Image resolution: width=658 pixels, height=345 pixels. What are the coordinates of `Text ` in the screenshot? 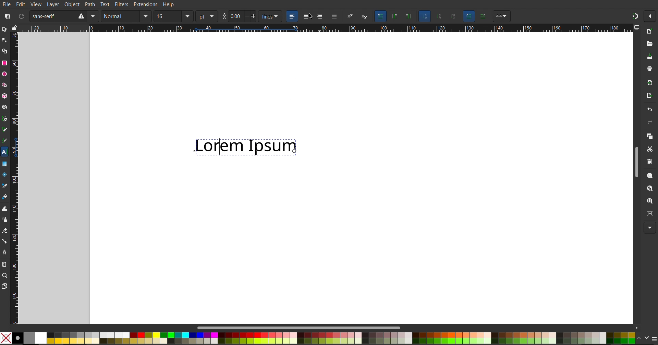 It's located at (106, 5).